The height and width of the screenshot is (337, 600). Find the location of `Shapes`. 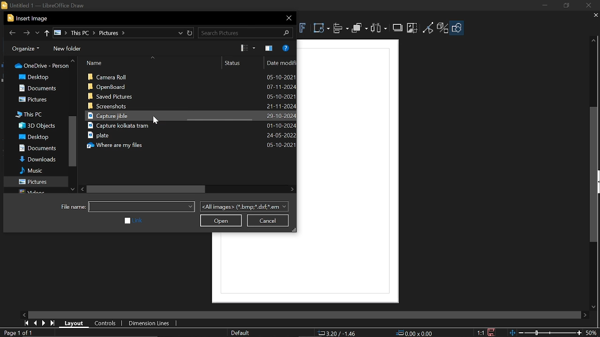

Shapes is located at coordinates (458, 28).